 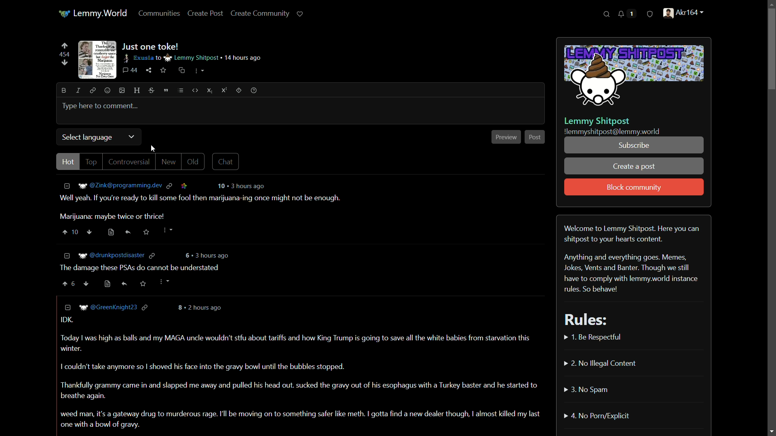 What do you see at coordinates (224, 91) in the screenshot?
I see `superscript` at bounding box center [224, 91].